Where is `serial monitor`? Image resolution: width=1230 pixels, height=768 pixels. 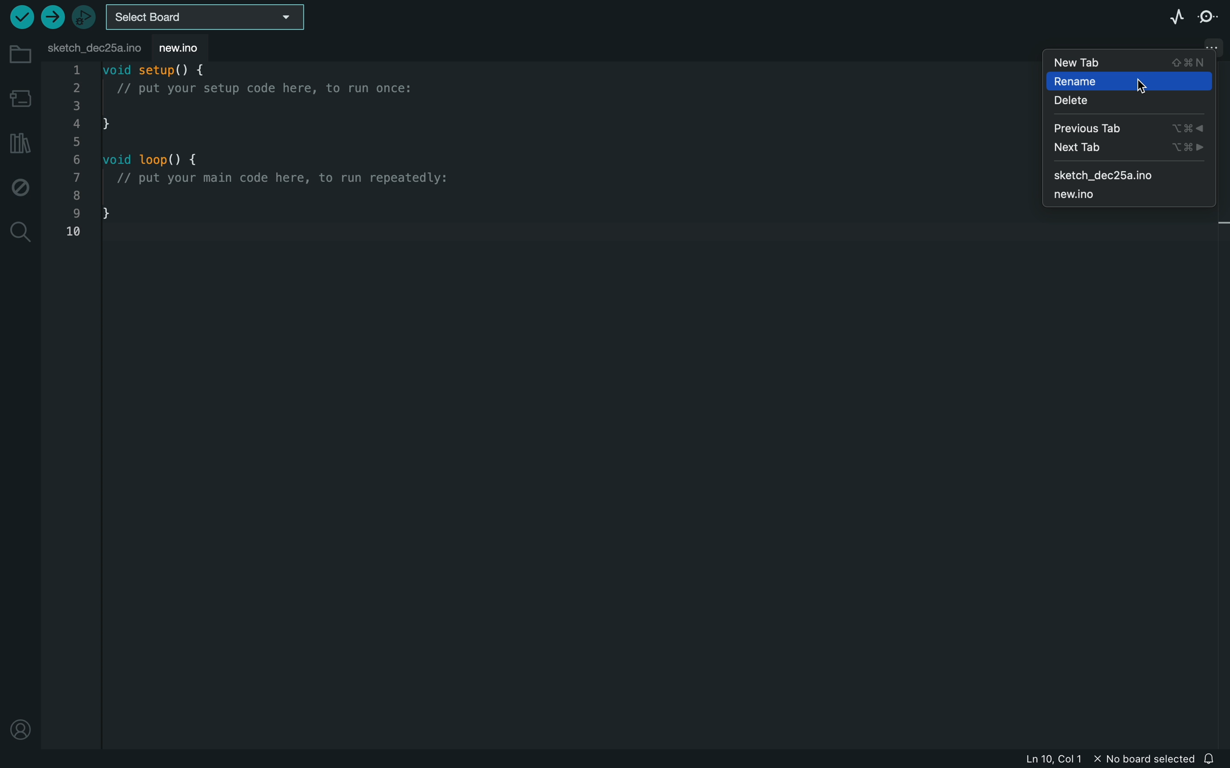 serial monitor is located at coordinates (1207, 18).